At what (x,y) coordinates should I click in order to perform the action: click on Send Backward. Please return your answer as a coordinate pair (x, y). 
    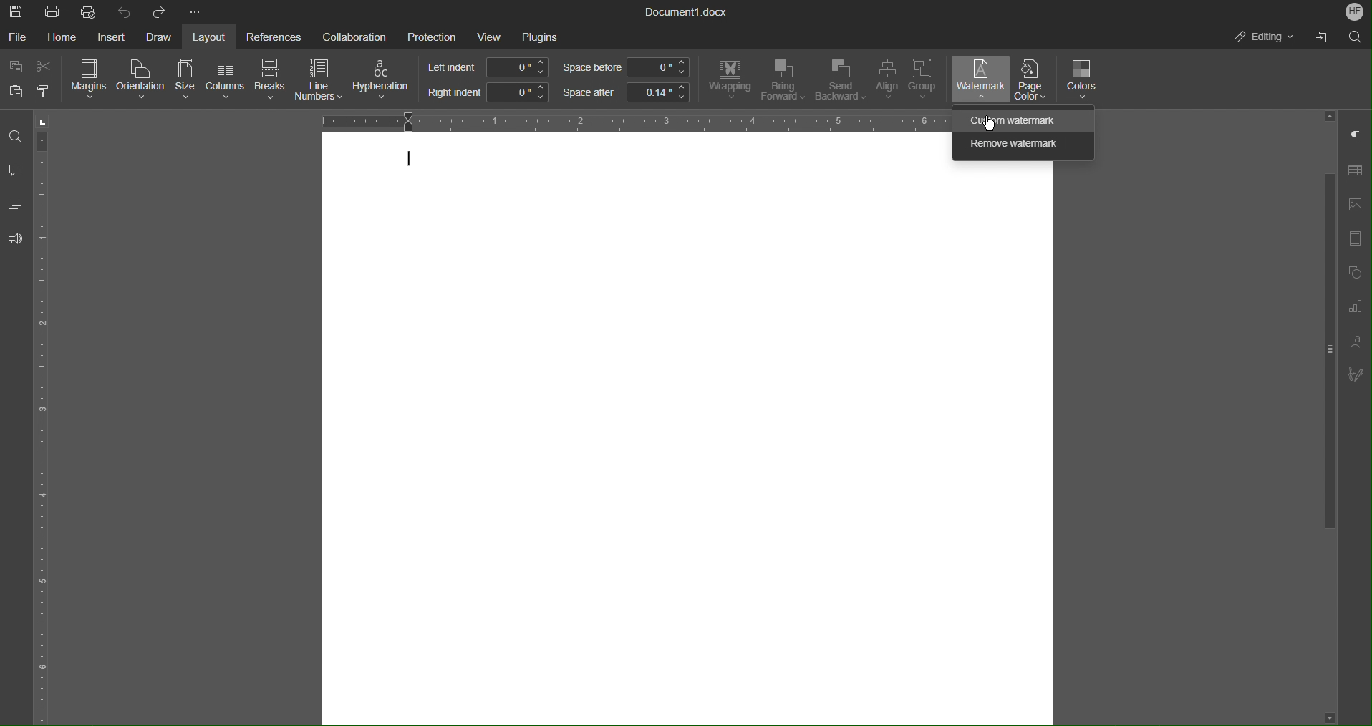
    Looking at the image, I should click on (840, 81).